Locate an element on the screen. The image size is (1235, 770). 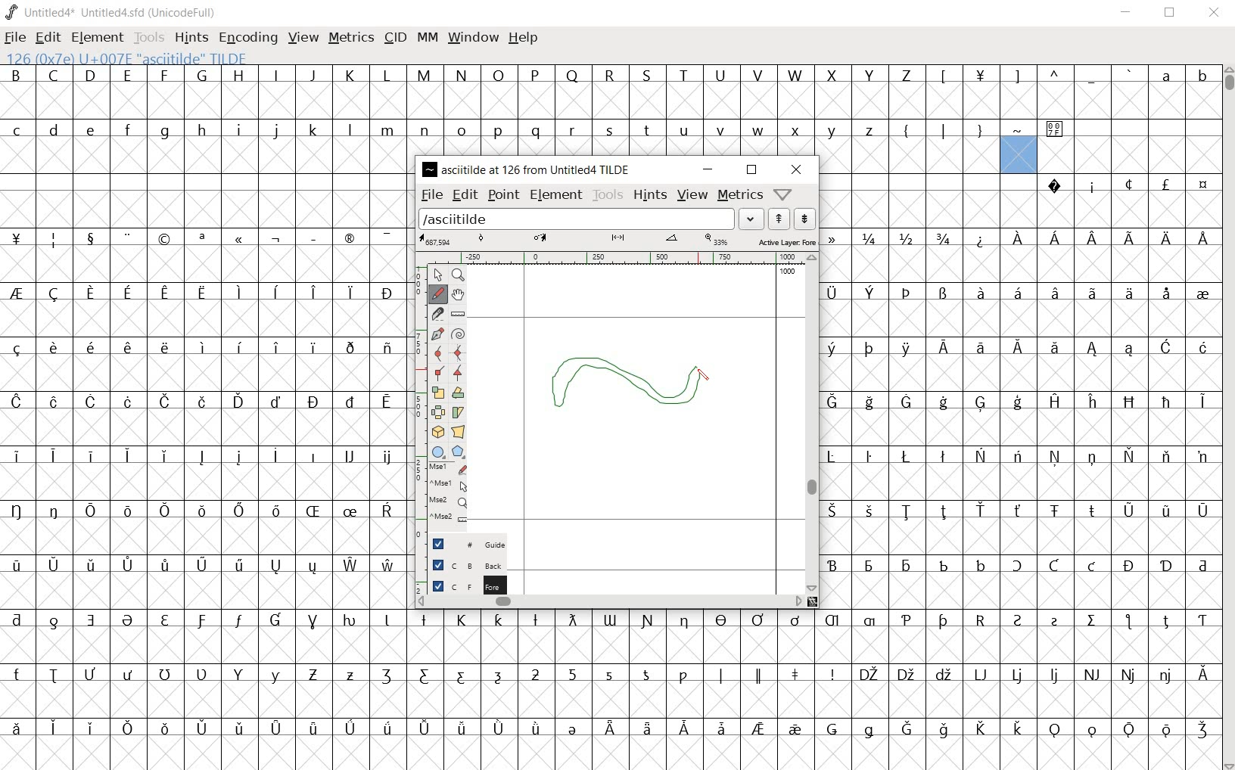
perform a perspective transformation on the selection is located at coordinates (437, 431).